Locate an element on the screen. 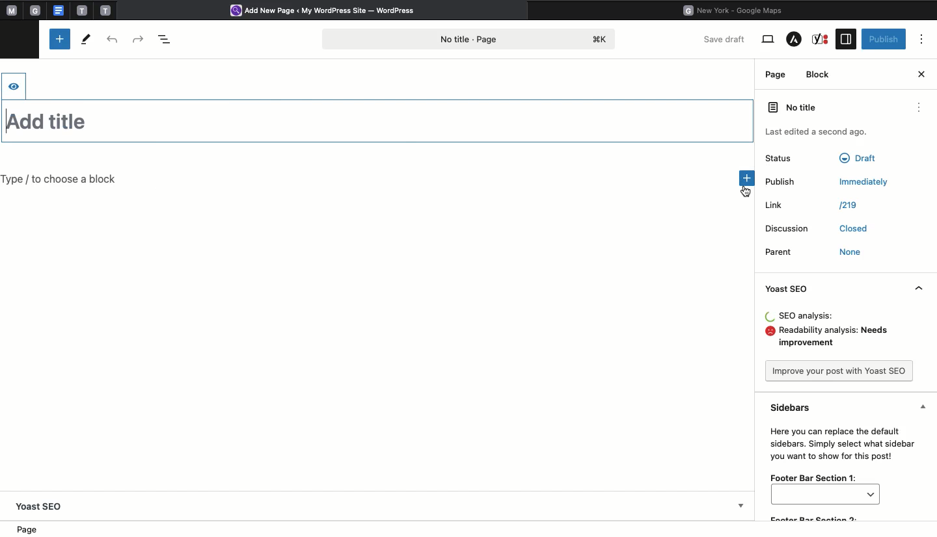 This screenshot has height=537, width=937. Google maps is located at coordinates (737, 9).